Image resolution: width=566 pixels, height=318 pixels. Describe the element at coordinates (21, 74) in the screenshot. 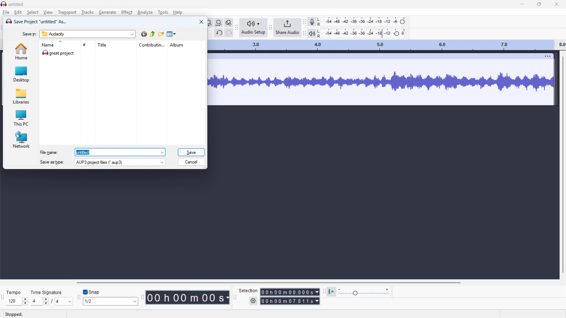

I see `desktop` at that location.